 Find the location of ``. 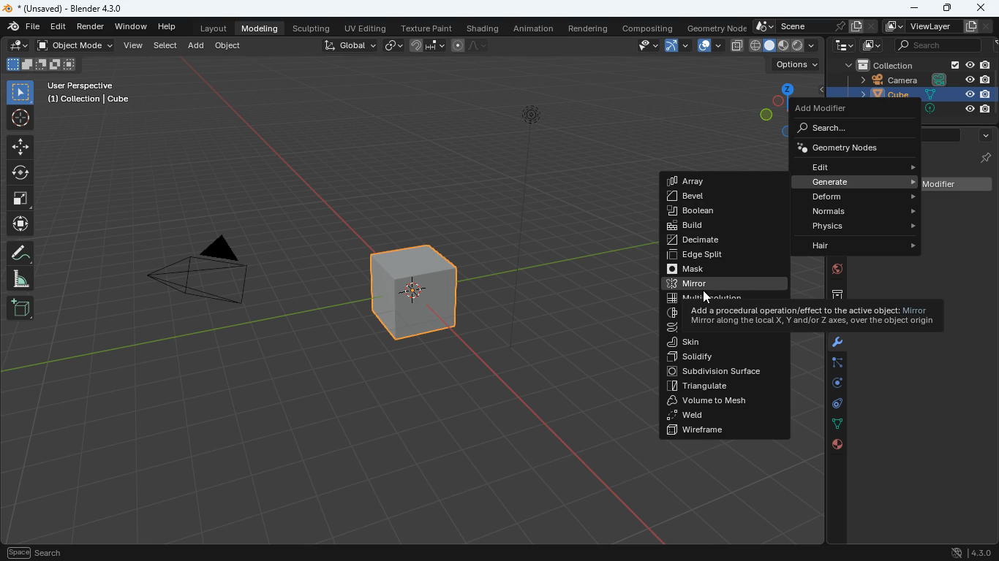

 is located at coordinates (984, 156).